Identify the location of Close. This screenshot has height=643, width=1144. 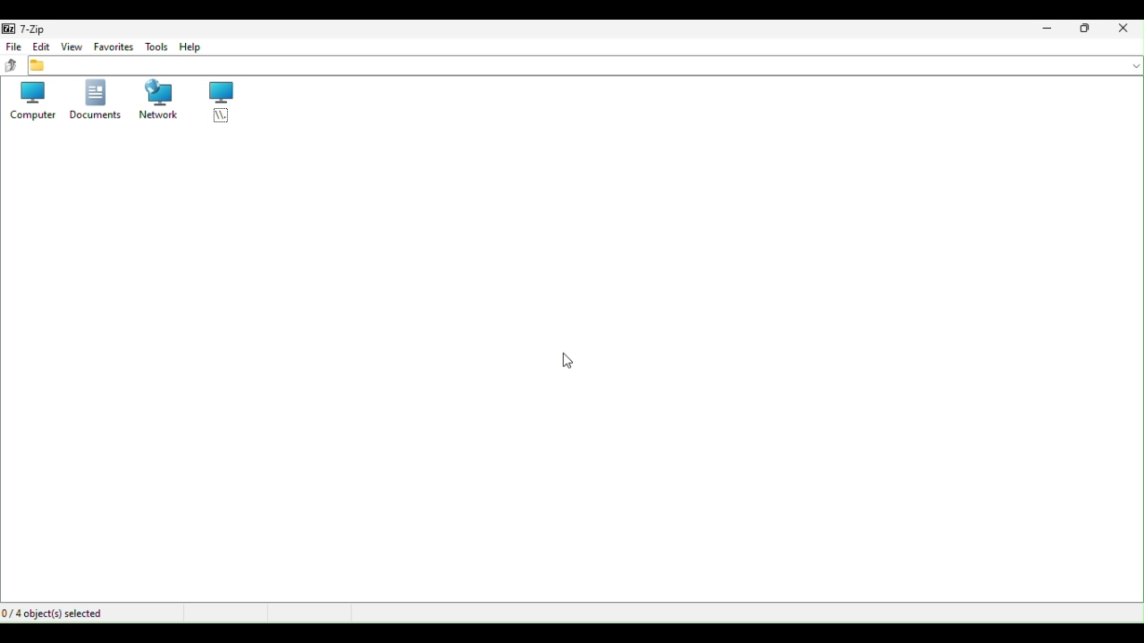
(1125, 28).